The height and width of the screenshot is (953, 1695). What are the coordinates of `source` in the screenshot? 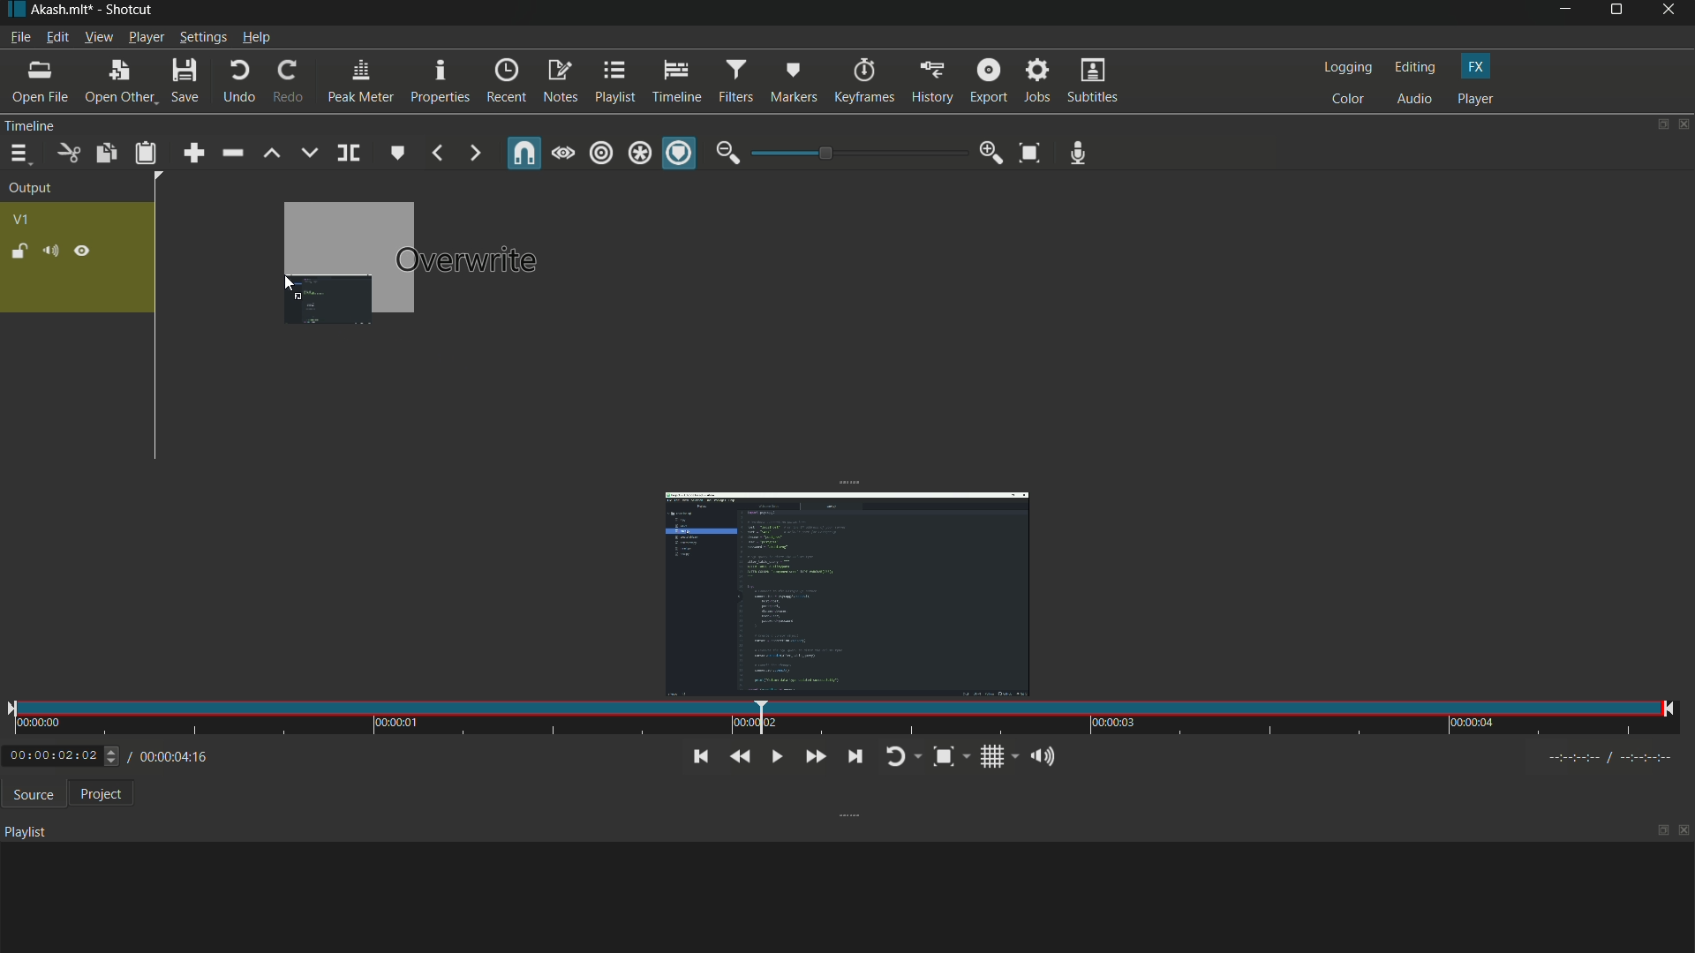 It's located at (29, 794).